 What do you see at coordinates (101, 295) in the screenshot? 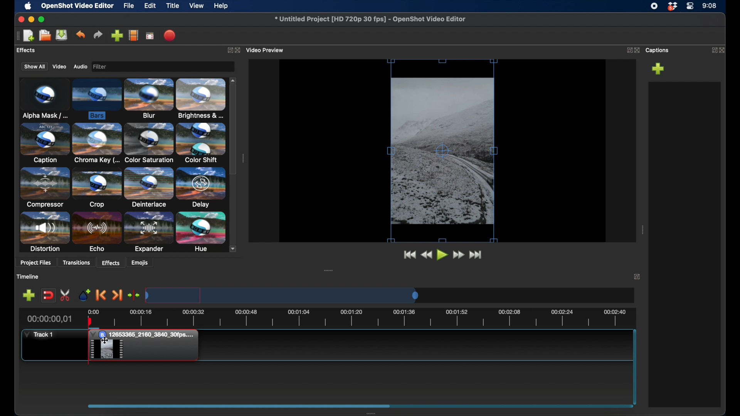
I see `previous marker` at bounding box center [101, 295].